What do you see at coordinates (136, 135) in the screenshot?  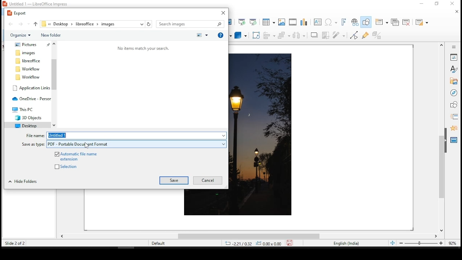 I see `file name` at bounding box center [136, 135].